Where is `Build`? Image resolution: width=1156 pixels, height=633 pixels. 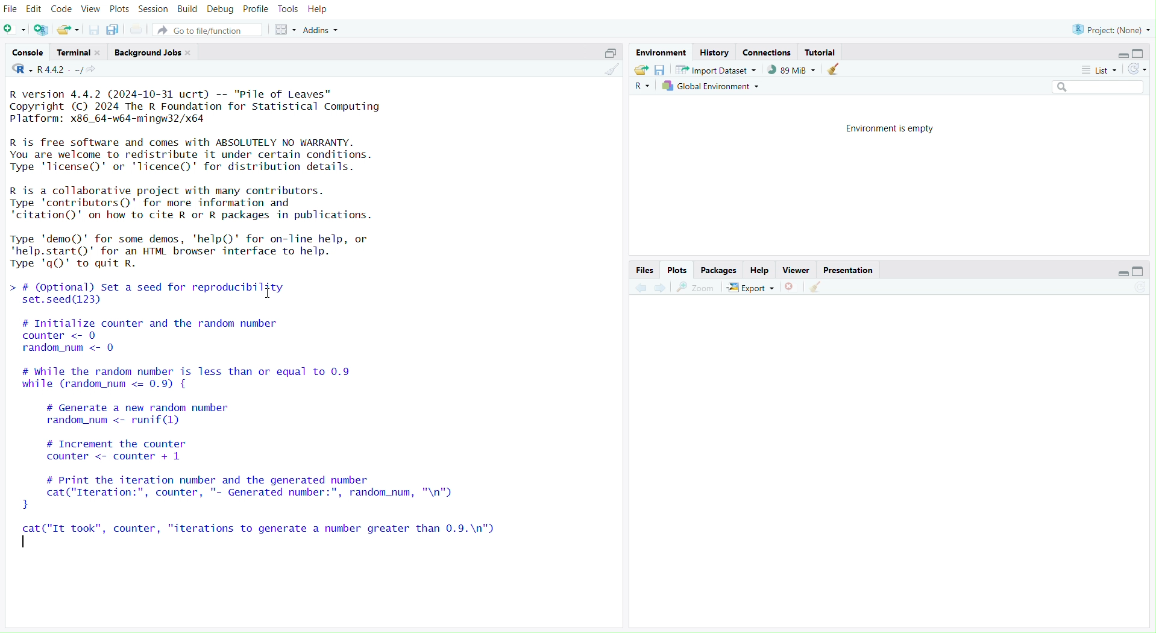
Build is located at coordinates (186, 10).